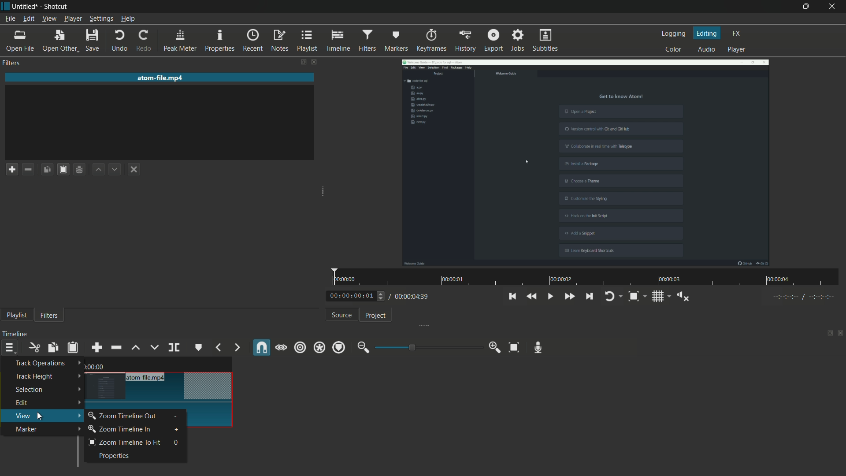 This screenshot has height=476, width=846. Describe the element at coordinates (11, 19) in the screenshot. I see `file menu` at that location.